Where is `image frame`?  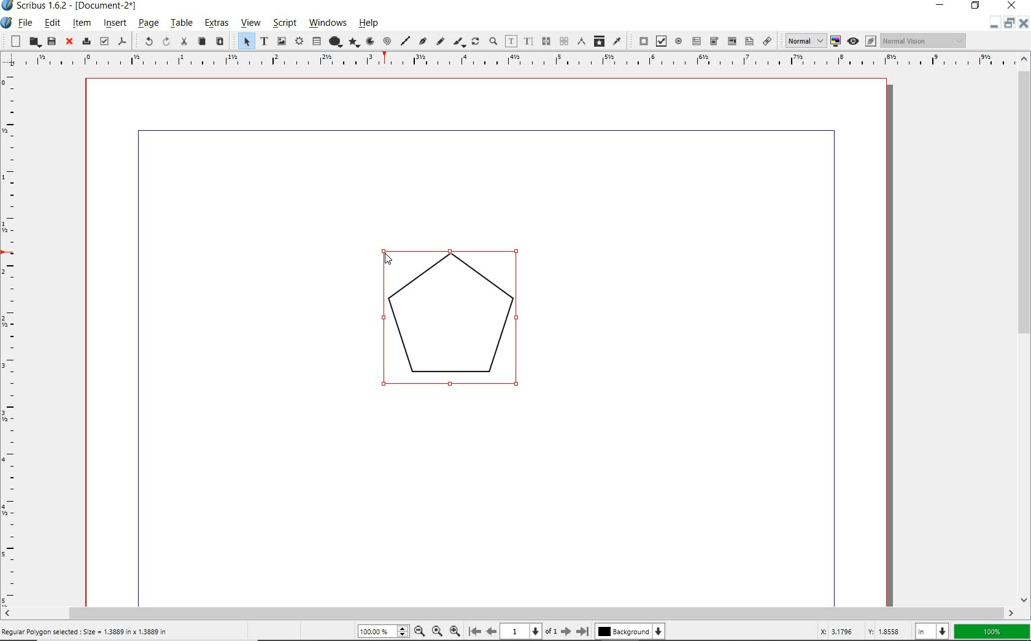
image frame is located at coordinates (280, 41).